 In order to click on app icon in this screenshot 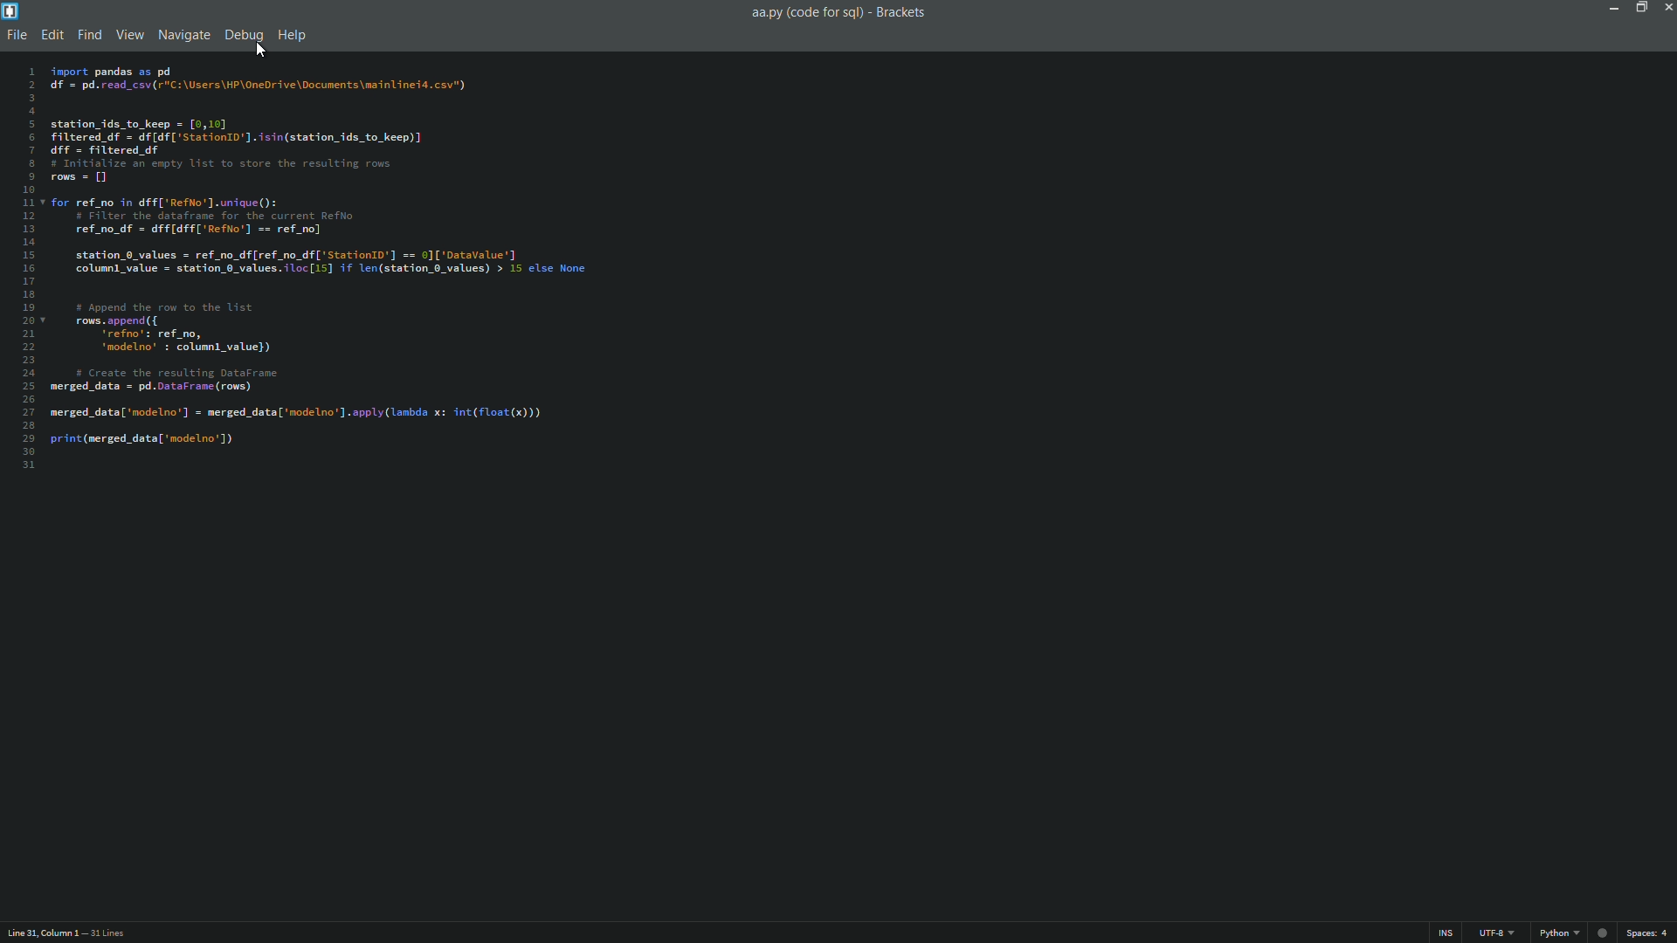, I will do `click(10, 10)`.